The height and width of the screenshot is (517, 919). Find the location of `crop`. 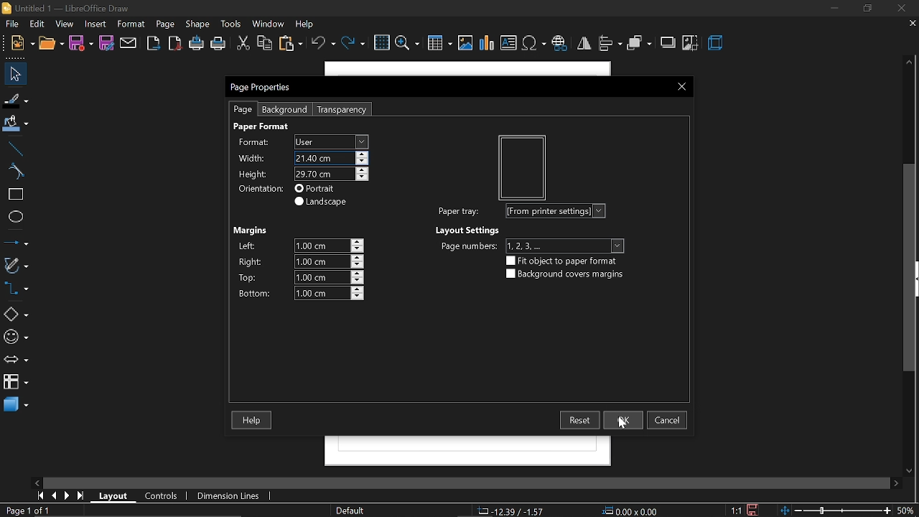

crop is located at coordinates (690, 45).